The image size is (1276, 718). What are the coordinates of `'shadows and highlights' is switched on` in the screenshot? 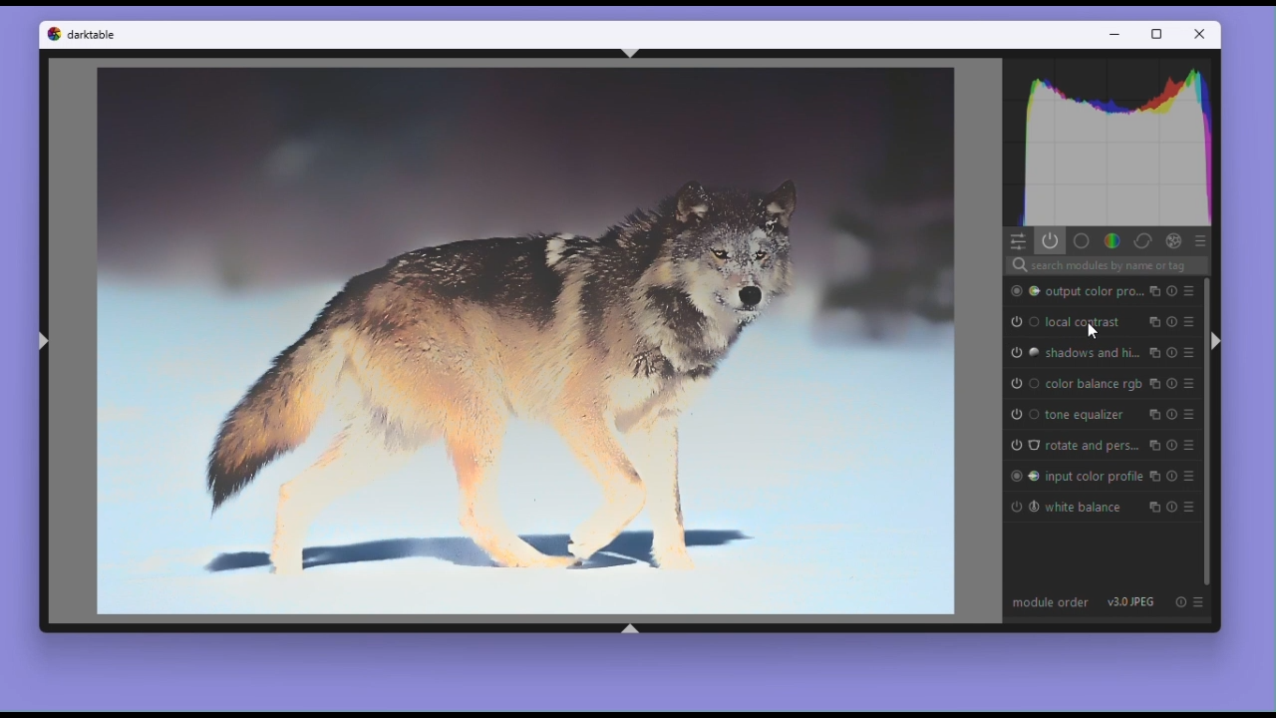 It's located at (1023, 353).